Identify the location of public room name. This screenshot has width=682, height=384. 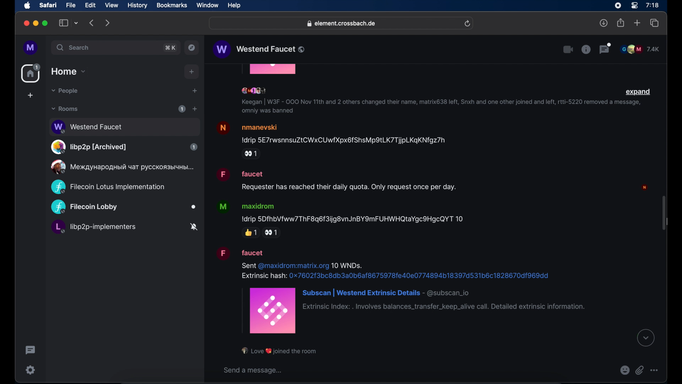
(260, 49).